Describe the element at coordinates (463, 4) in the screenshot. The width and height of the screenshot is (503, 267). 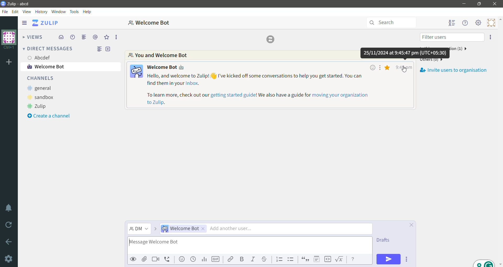
I see `Minimize` at that location.